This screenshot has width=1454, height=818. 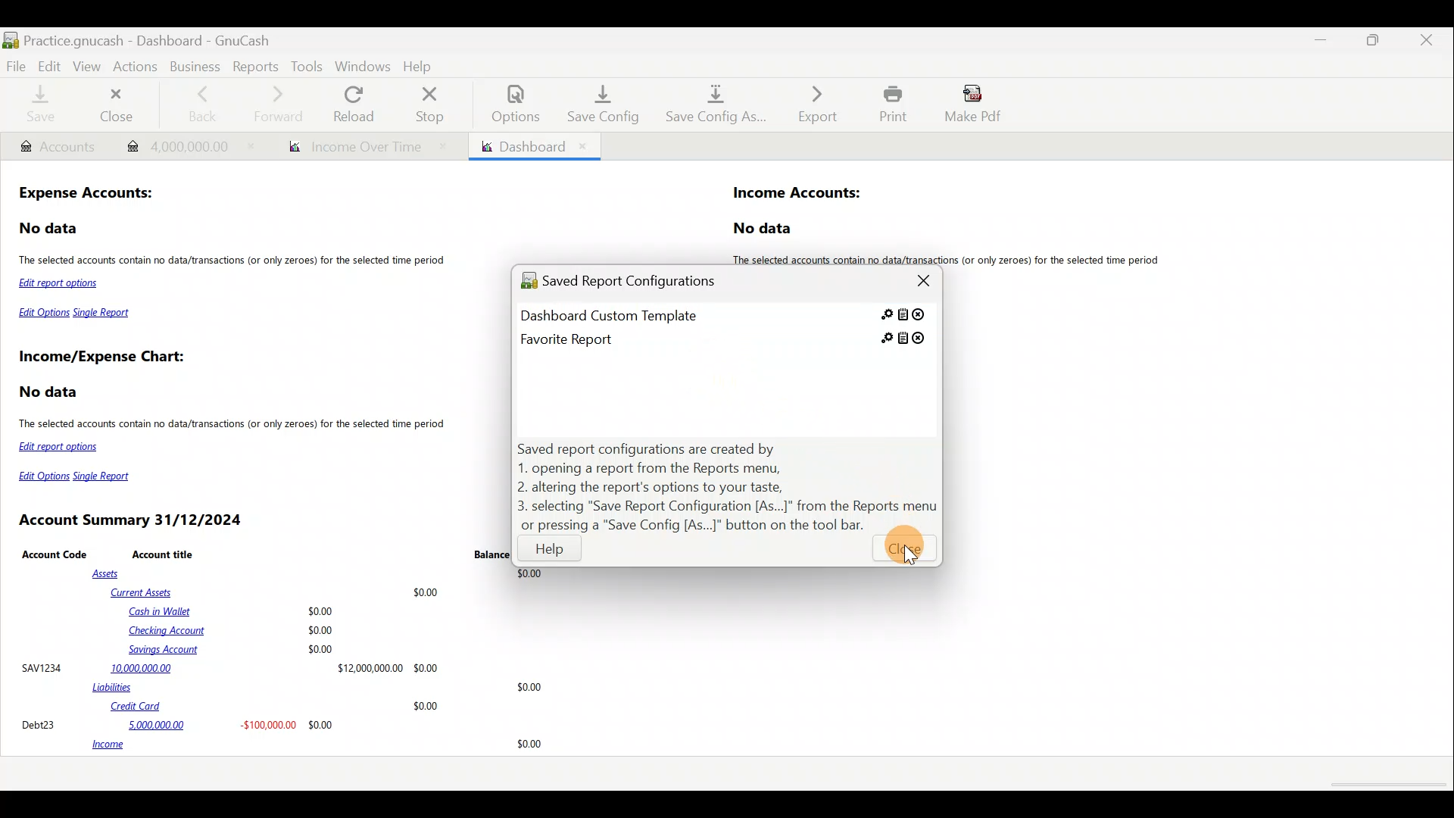 What do you see at coordinates (57, 147) in the screenshot?
I see `Account` at bounding box center [57, 147].